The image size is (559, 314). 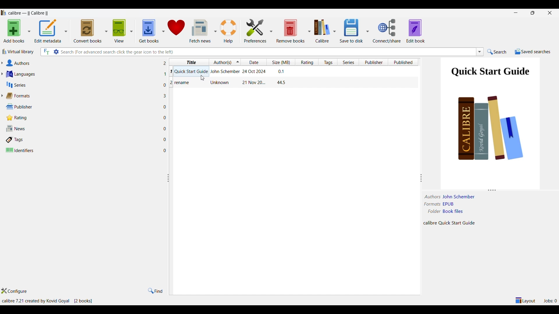 What do you see at coordinates (119, 31) in the screenshot?
I see `View` at bounding box center [119, 31].